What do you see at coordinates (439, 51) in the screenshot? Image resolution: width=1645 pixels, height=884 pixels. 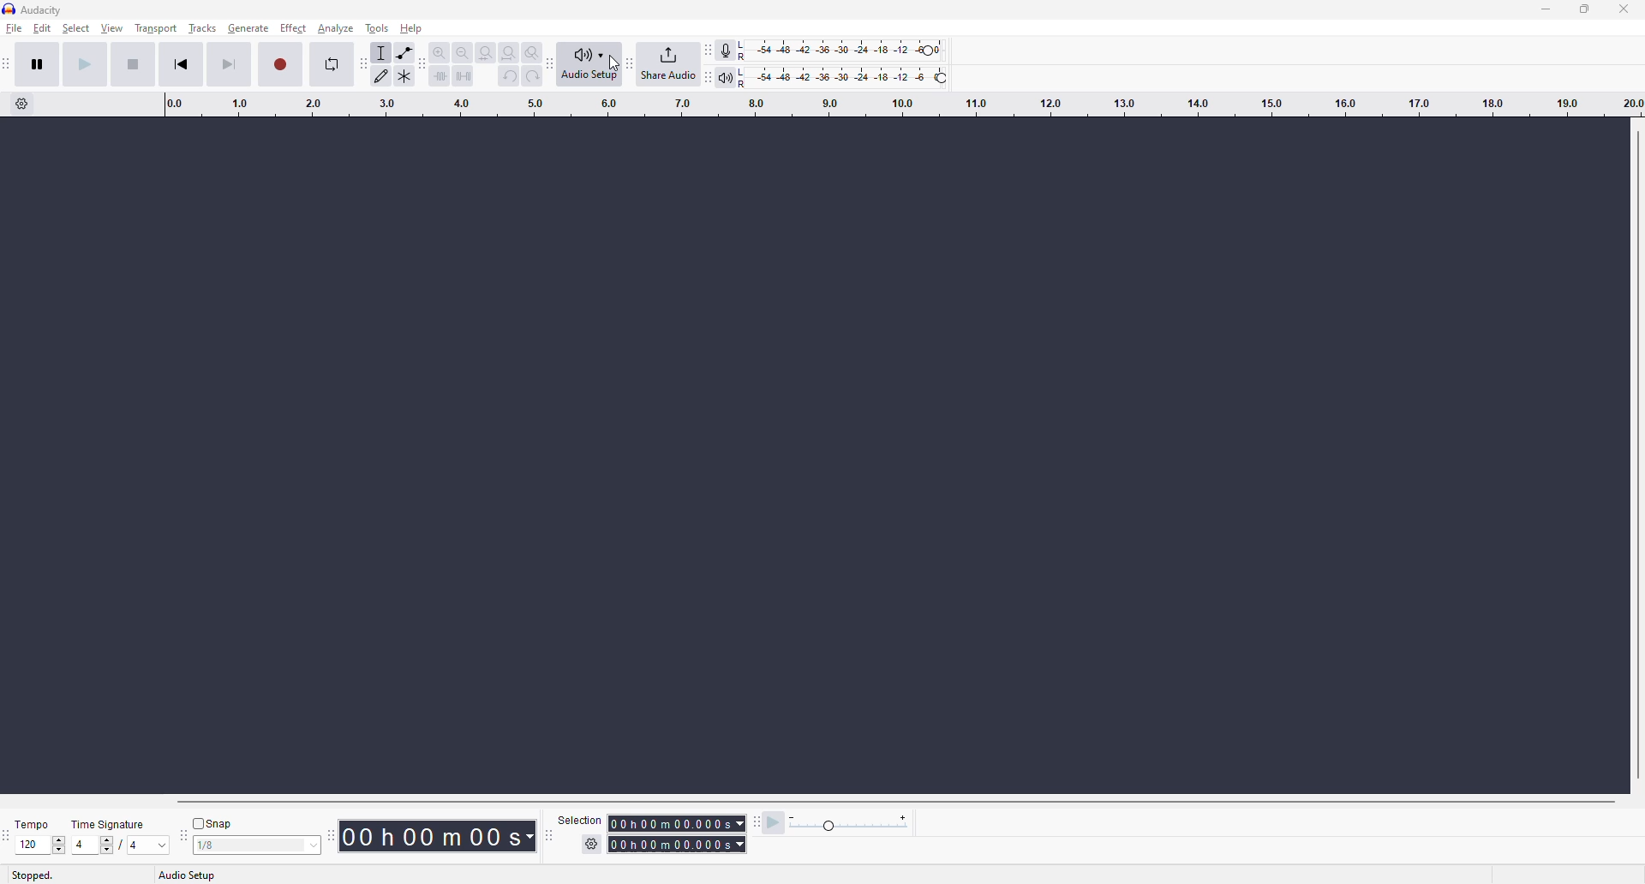 I see `zoom in` at bounding box center [439, 51].